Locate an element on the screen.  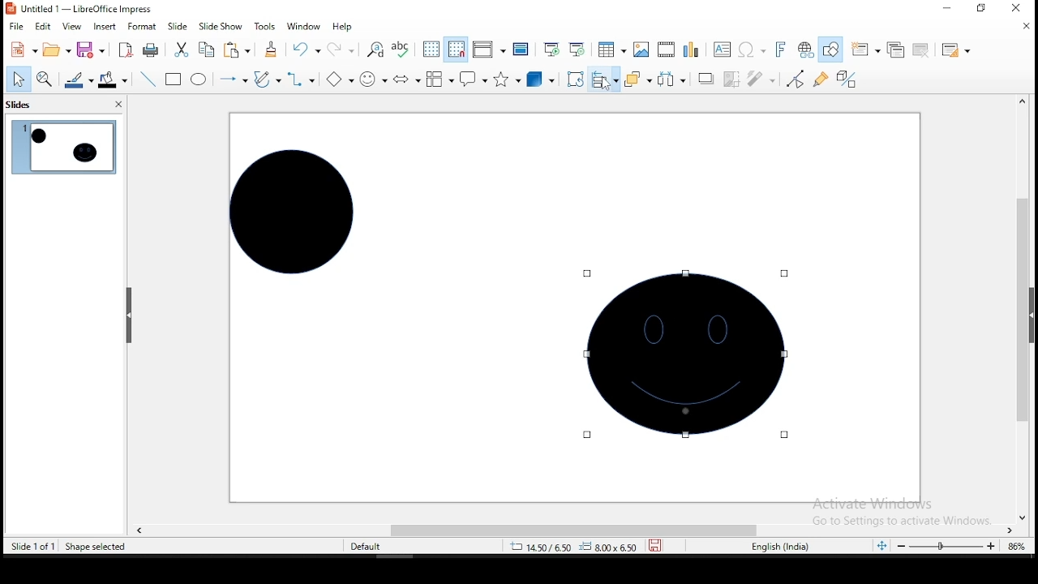
text box is located at coordinates (723, 49).